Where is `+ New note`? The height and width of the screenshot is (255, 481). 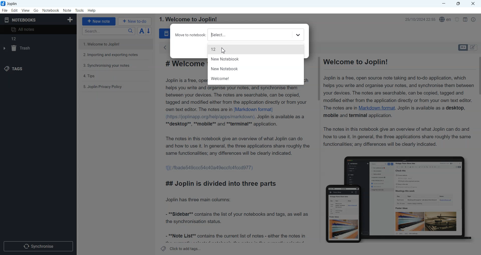 + New note is located at coordinates (99, 21).